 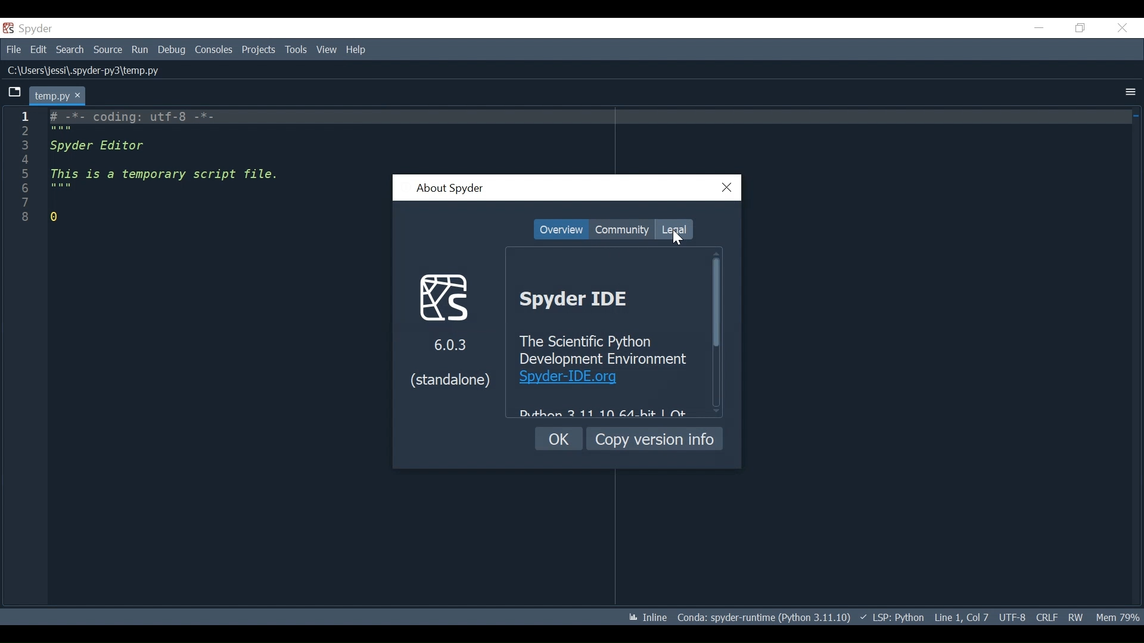 I want to click on Minimize, so click(x=1039, y=27).